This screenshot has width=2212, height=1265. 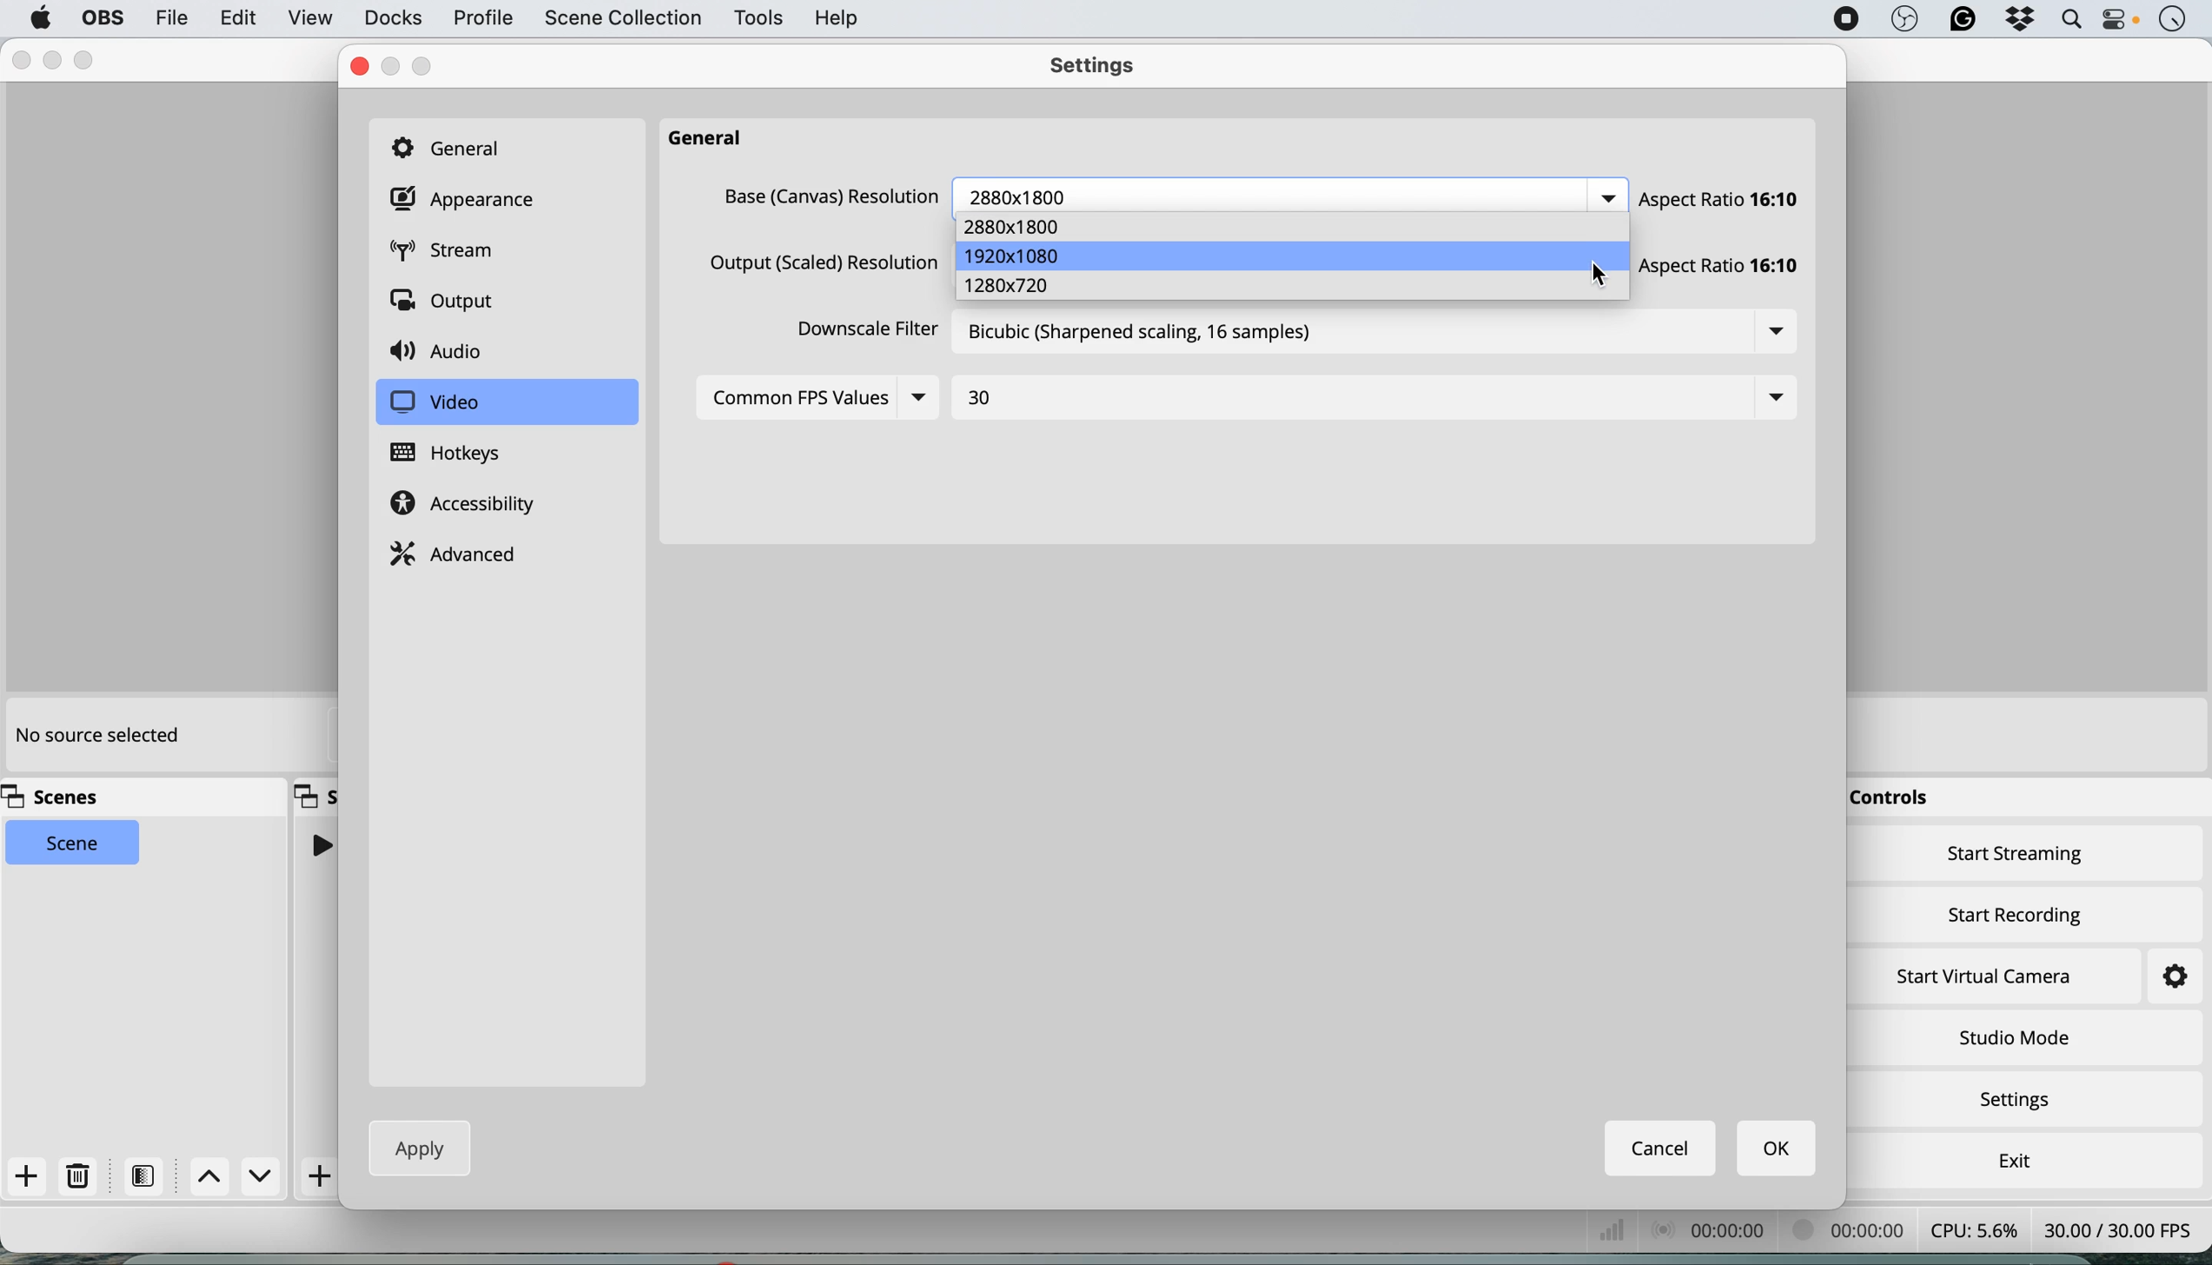 I want to click on tools, so click(x=757, y=19).